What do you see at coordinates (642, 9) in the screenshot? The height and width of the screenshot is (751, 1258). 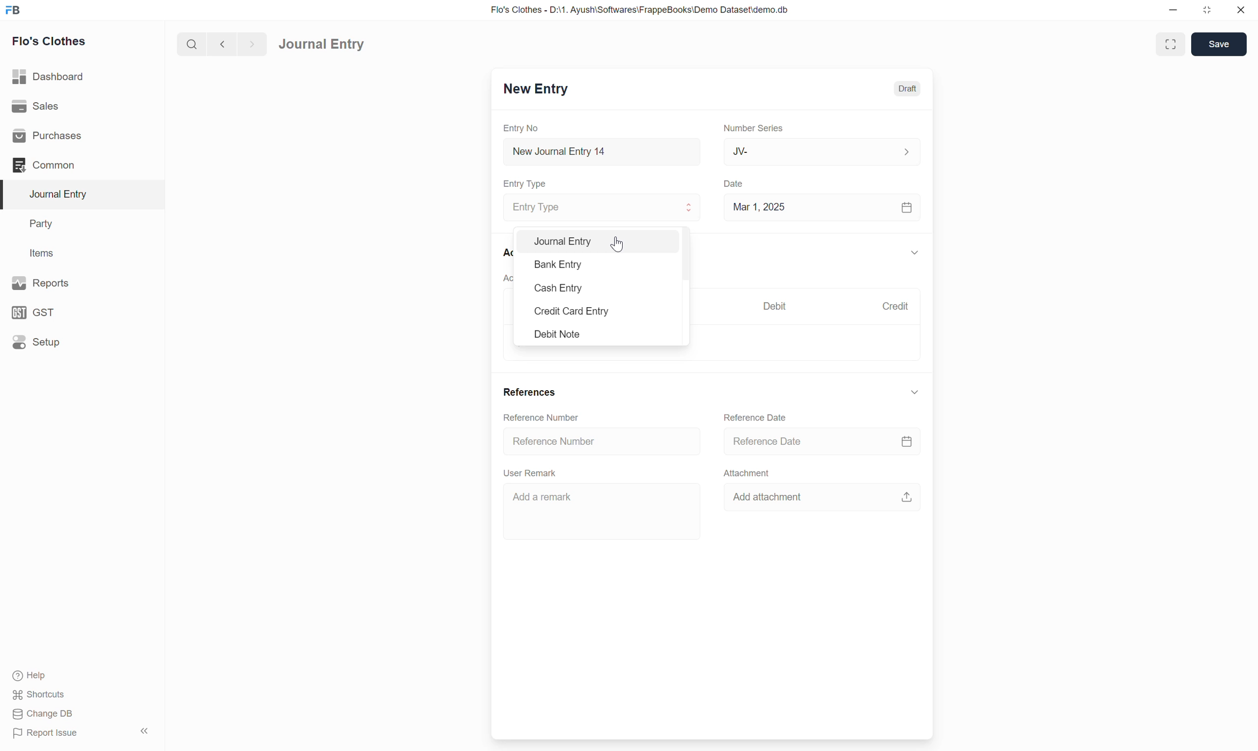 I see `Flo's Clothes - D:\1. Ayush\Softwares\FrappeBooks\Demo Dataset\demo.db` at bounding box center [642, 9].